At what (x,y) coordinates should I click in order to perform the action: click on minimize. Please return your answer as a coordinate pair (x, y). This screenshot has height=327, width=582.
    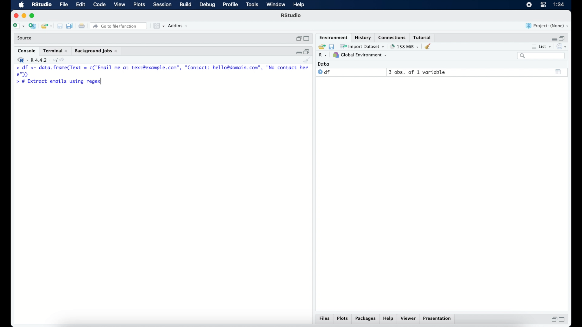
    Looking at the image, I should click on (24, 16).